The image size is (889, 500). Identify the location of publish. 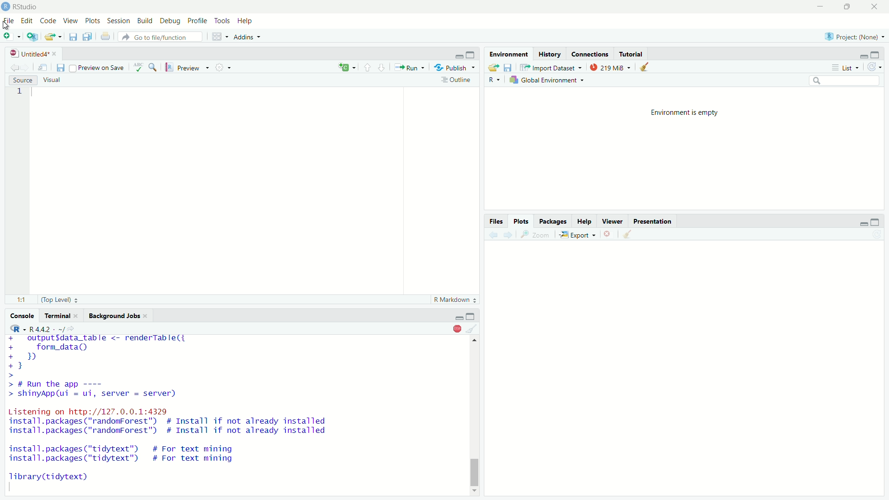
(455, 68).